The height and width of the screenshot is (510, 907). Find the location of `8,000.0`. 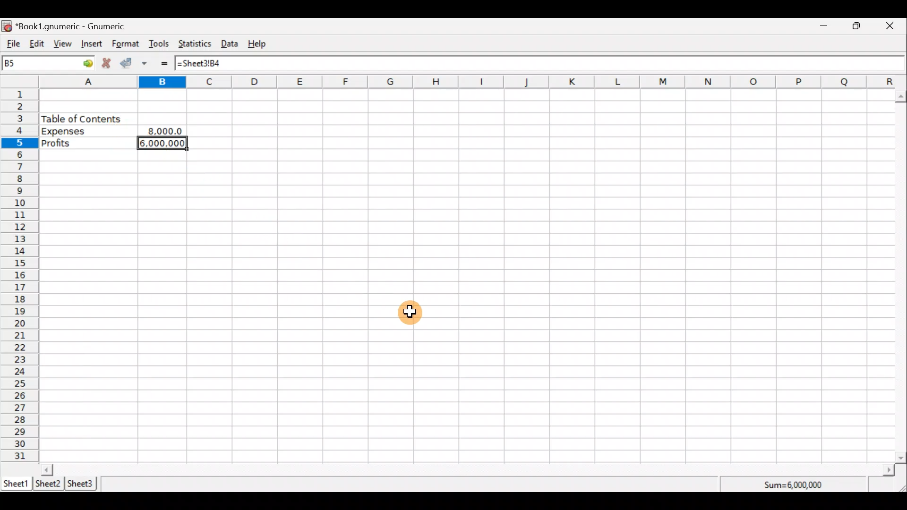

8,000.0 is located at coordinates (164, 131).